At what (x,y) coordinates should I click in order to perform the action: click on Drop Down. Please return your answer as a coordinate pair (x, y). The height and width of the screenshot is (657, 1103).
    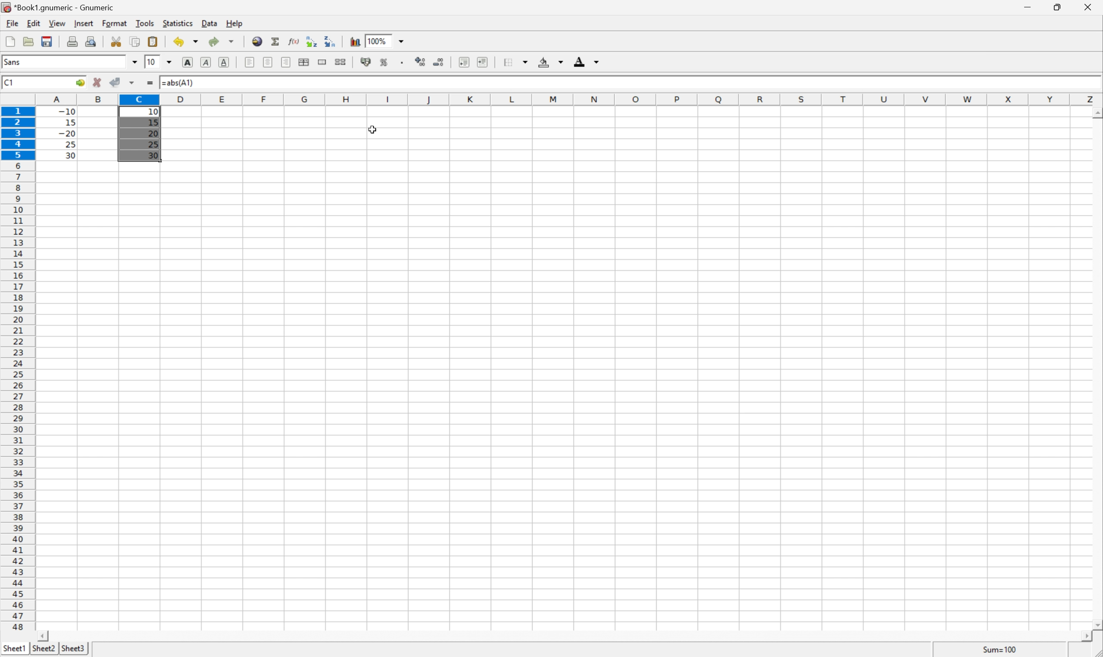
    Looking at the image, I should click on (404, 40).